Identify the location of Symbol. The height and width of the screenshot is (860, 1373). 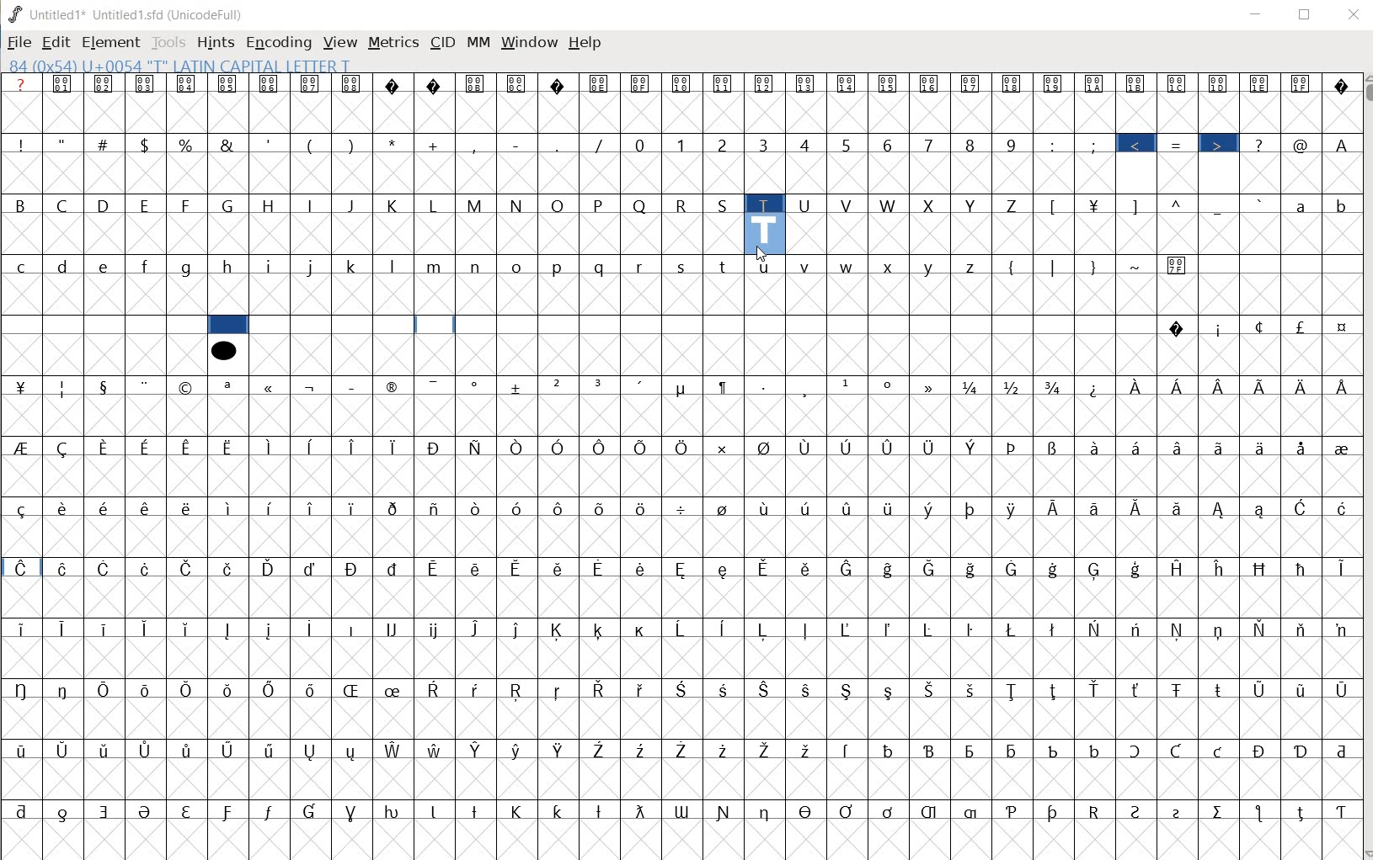
(394, 750).